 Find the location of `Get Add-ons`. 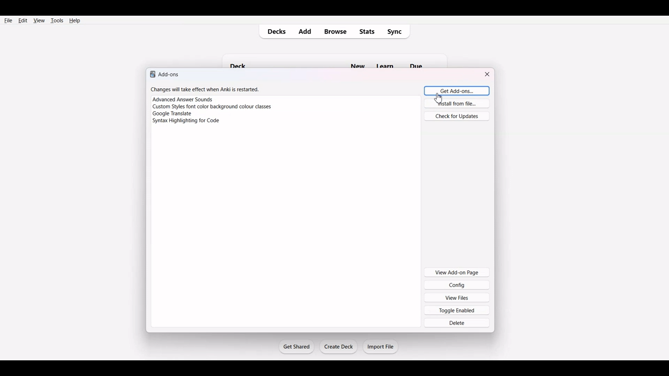

Get Add-ons is located at coordinates (455, 90).